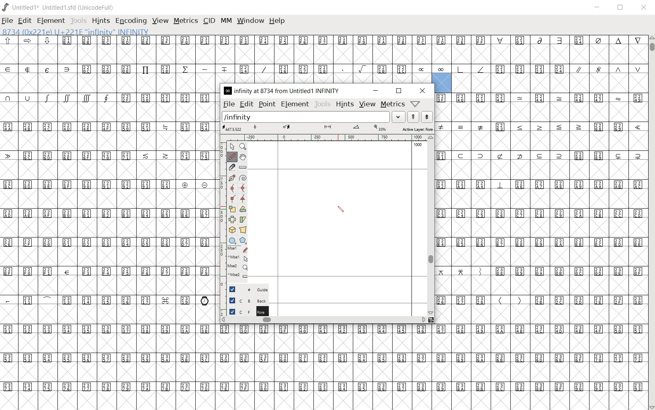 This screenshot has height=410, width=655. Describe the element at coordinates (502, 127) in the screenshot. I see `Unicode code points` at that location.